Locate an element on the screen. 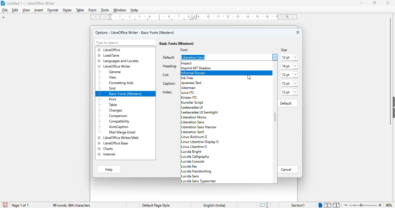 The height and width of the screenshot is (208, 395). file is located at coordinates (5, 10).